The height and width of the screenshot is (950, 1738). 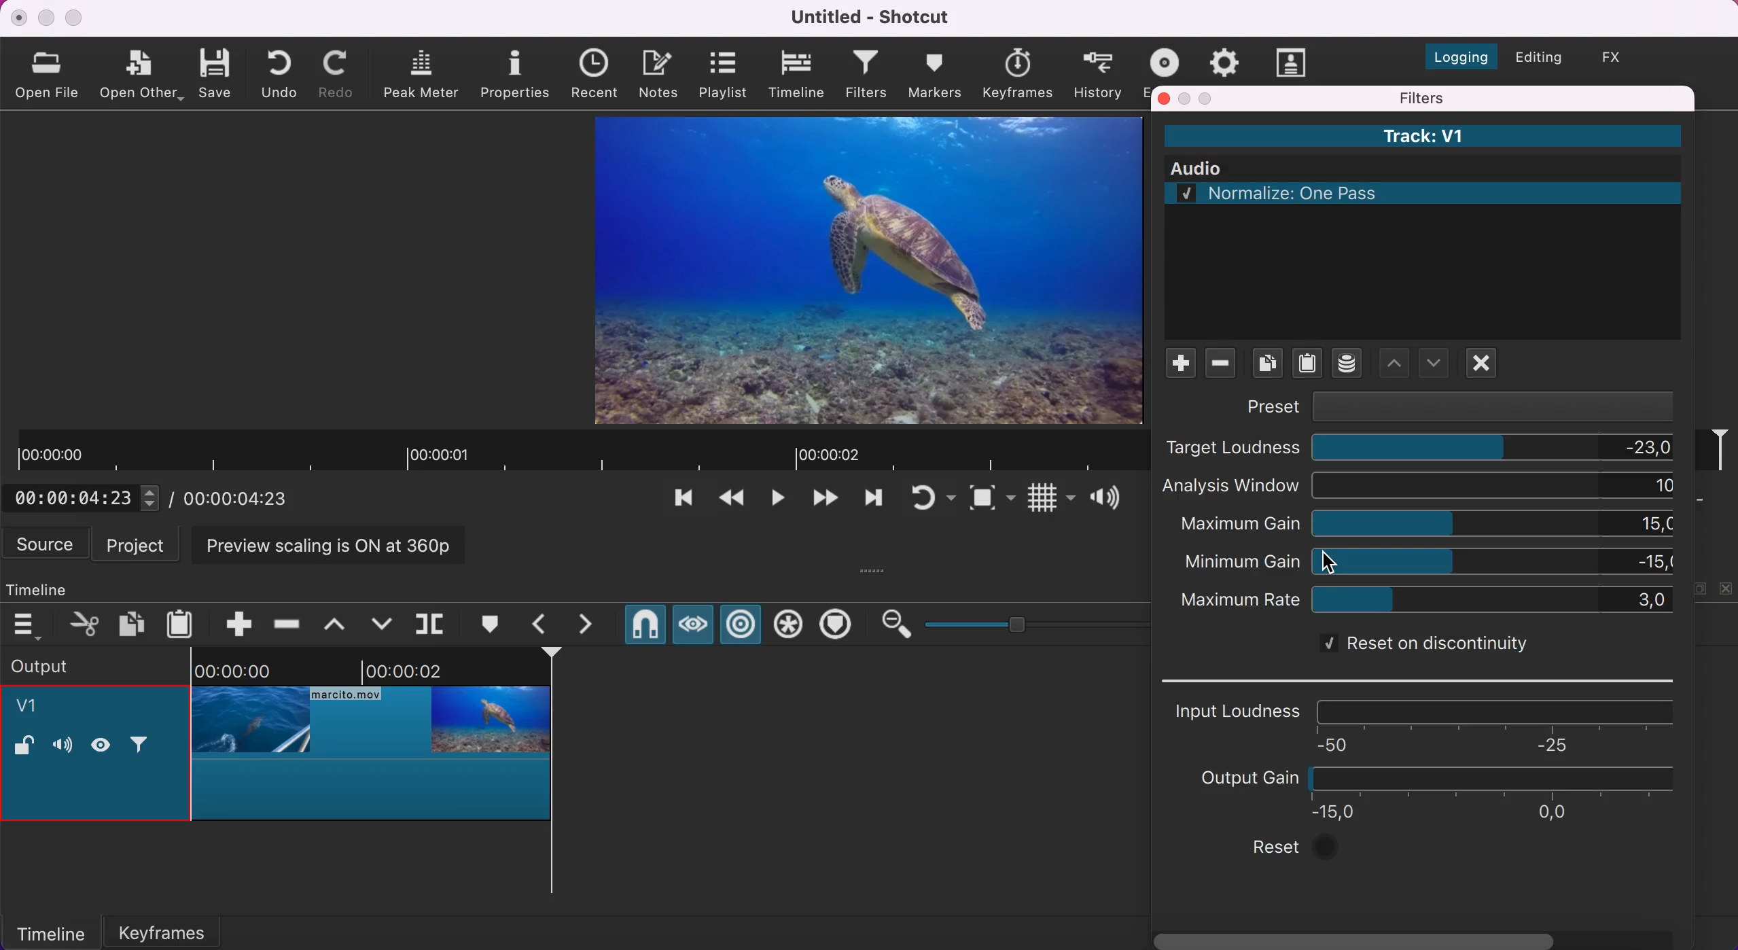 What do you see at coordinates (1209, 98) in the screenshot?
I see `maximize` at bounding box center [1209, 98].